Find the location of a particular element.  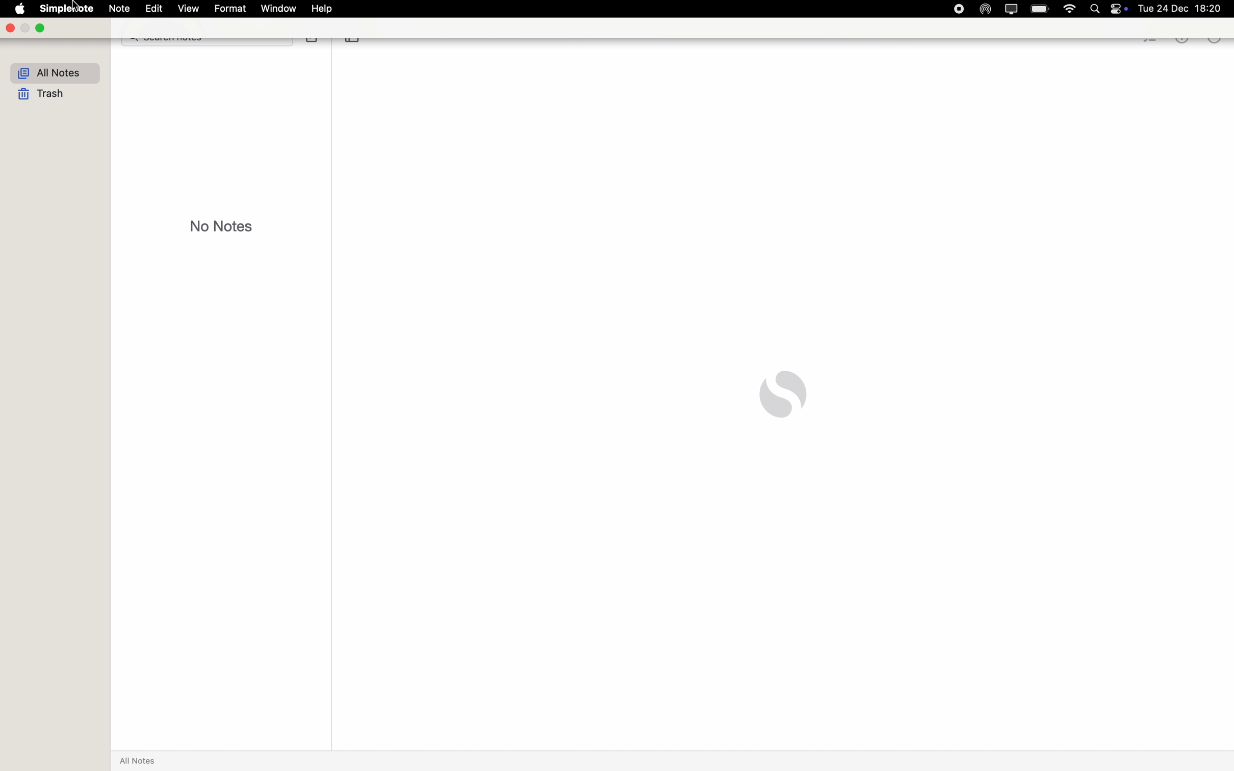

format is located at coordinates (230, 8).